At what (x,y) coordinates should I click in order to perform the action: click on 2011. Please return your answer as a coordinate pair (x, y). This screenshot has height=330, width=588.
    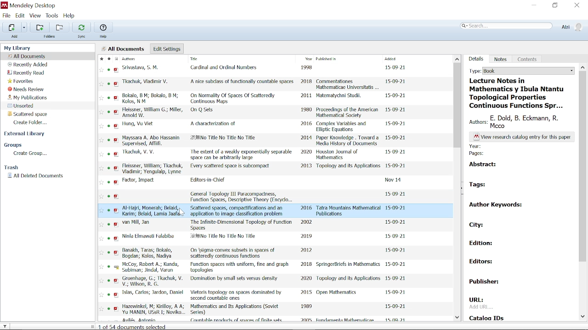
    Looking at the image, I should click on (306, 95).